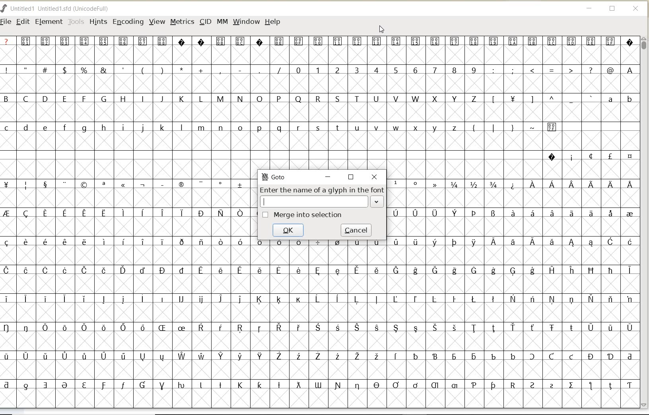  What do you see at coordinates (97, 21) in the screenshot?
I see `HINTS` at bounding box center [97, 21].